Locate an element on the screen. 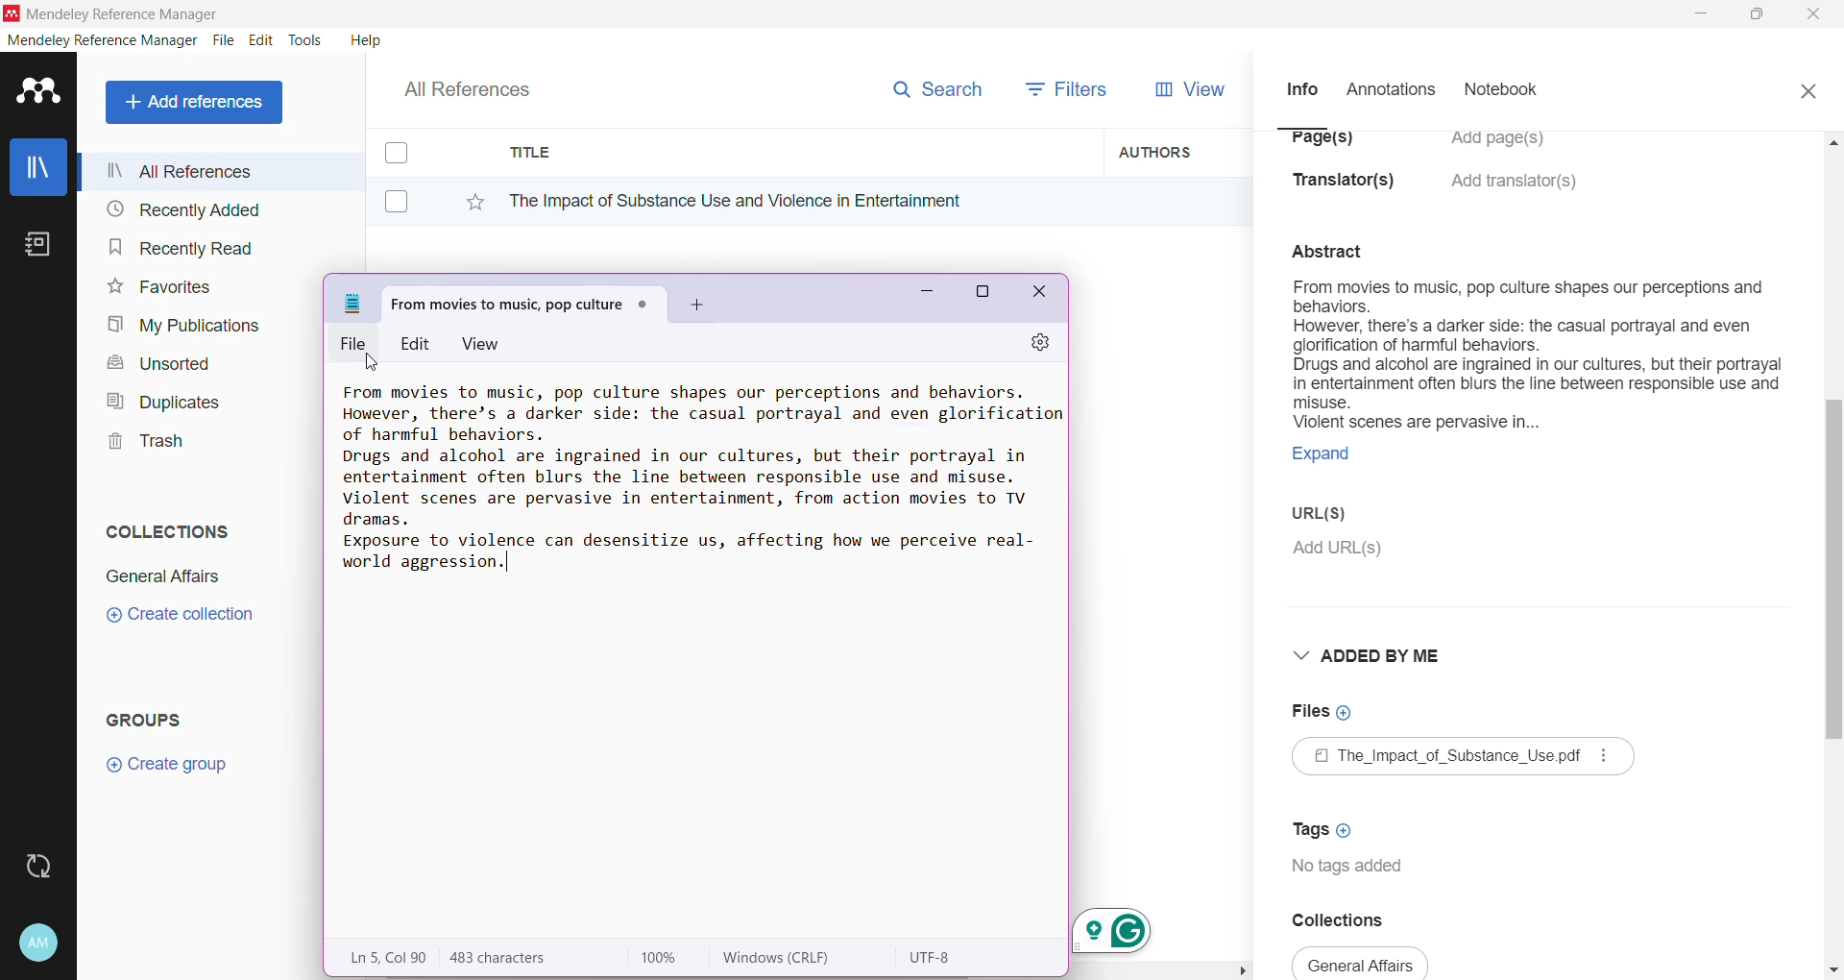  Tools is located at coordinates (306, 40).